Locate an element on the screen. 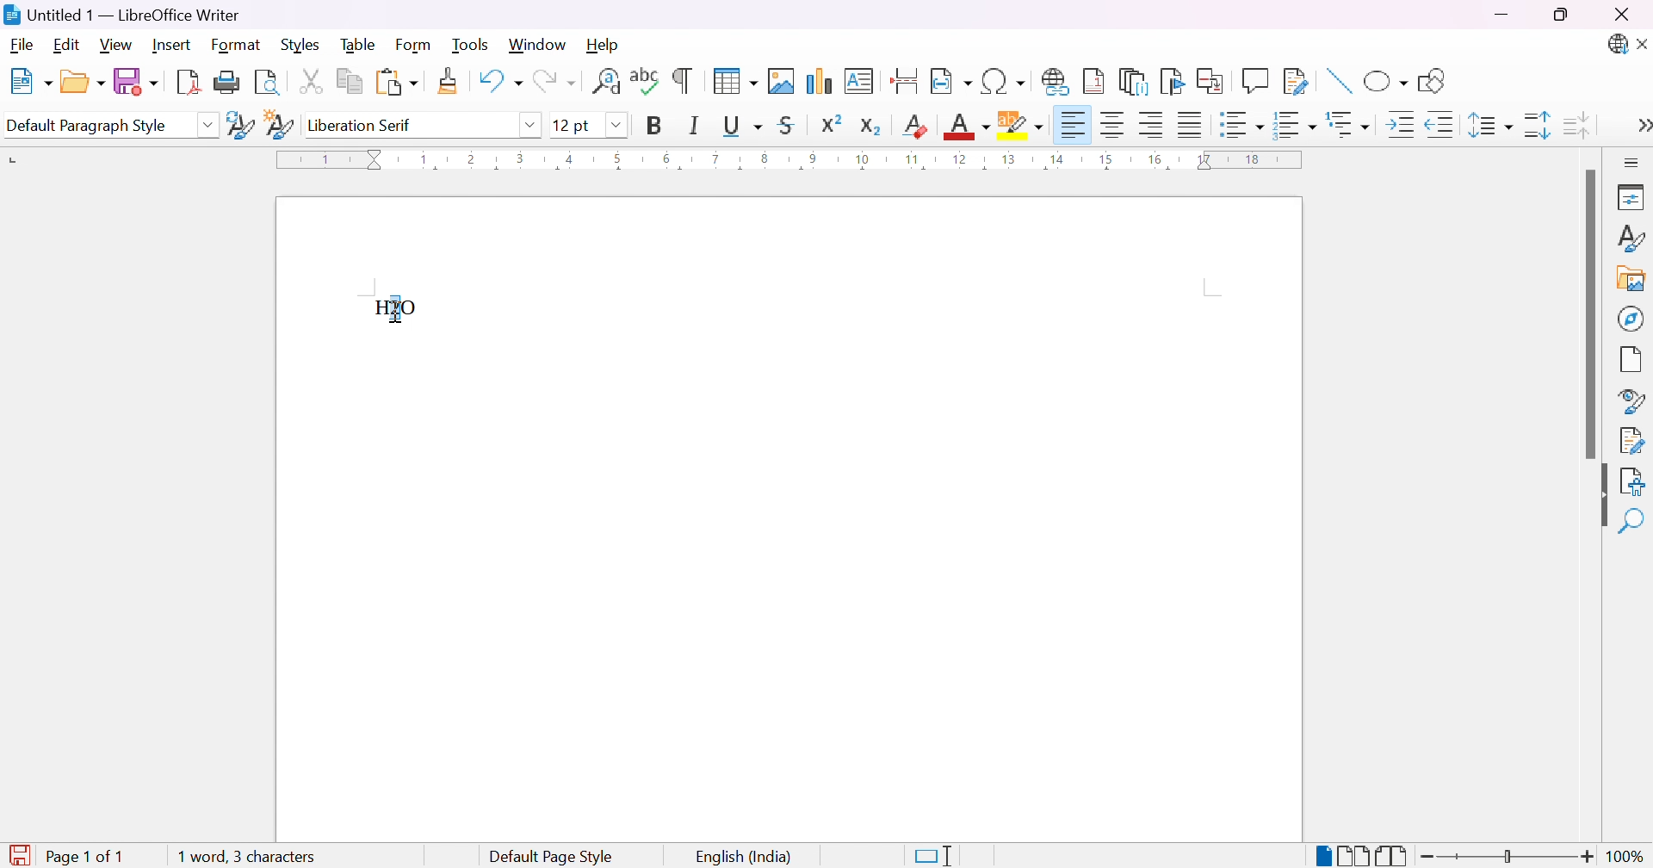 This screenshot has height=868, width=1653. Styles is located at coordinates (305, 44).